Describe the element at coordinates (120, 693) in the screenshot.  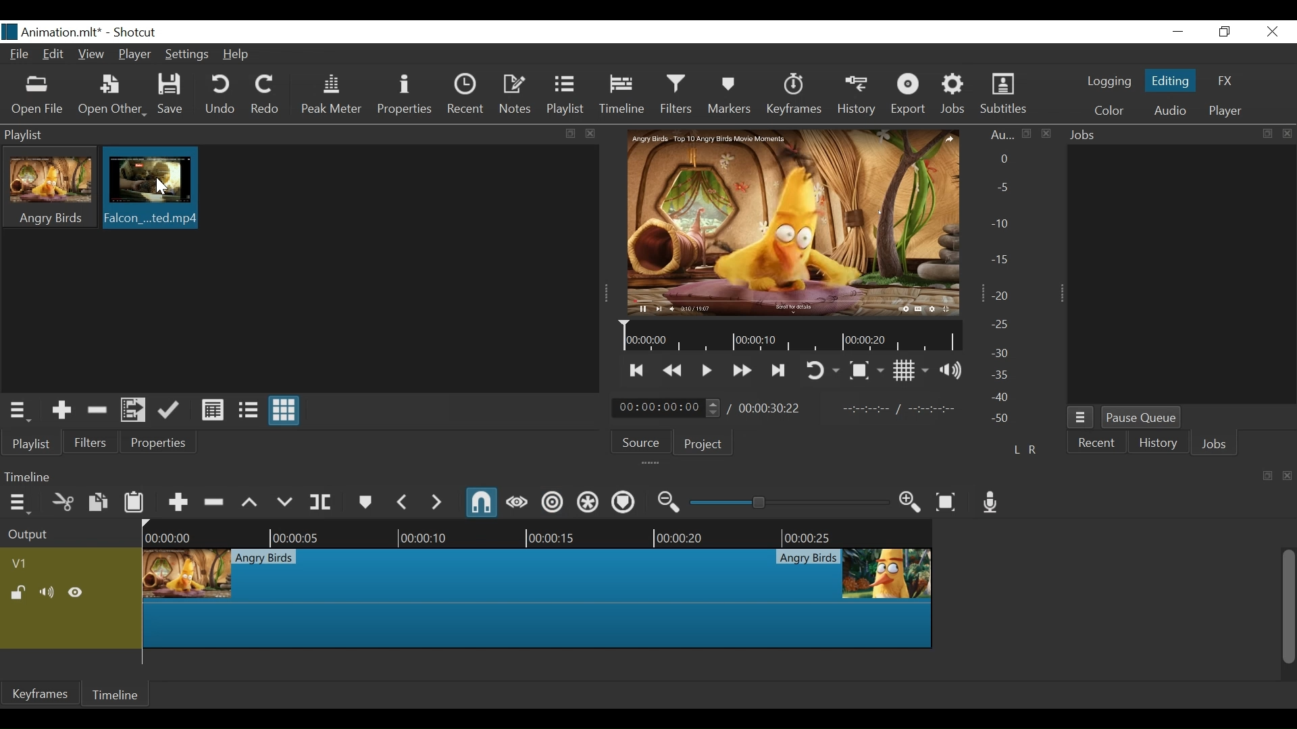
I see `Timeline` at that location.